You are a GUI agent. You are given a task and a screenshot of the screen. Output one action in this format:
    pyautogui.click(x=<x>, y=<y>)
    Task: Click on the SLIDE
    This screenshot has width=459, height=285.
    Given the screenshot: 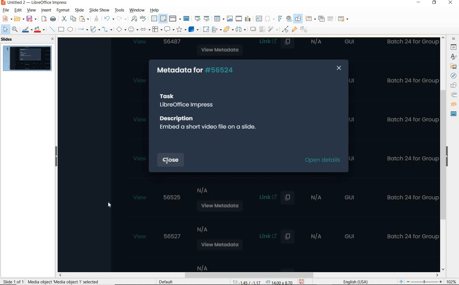 What is the action you would take?
    pyautogui.click(x=80, y=10)
    